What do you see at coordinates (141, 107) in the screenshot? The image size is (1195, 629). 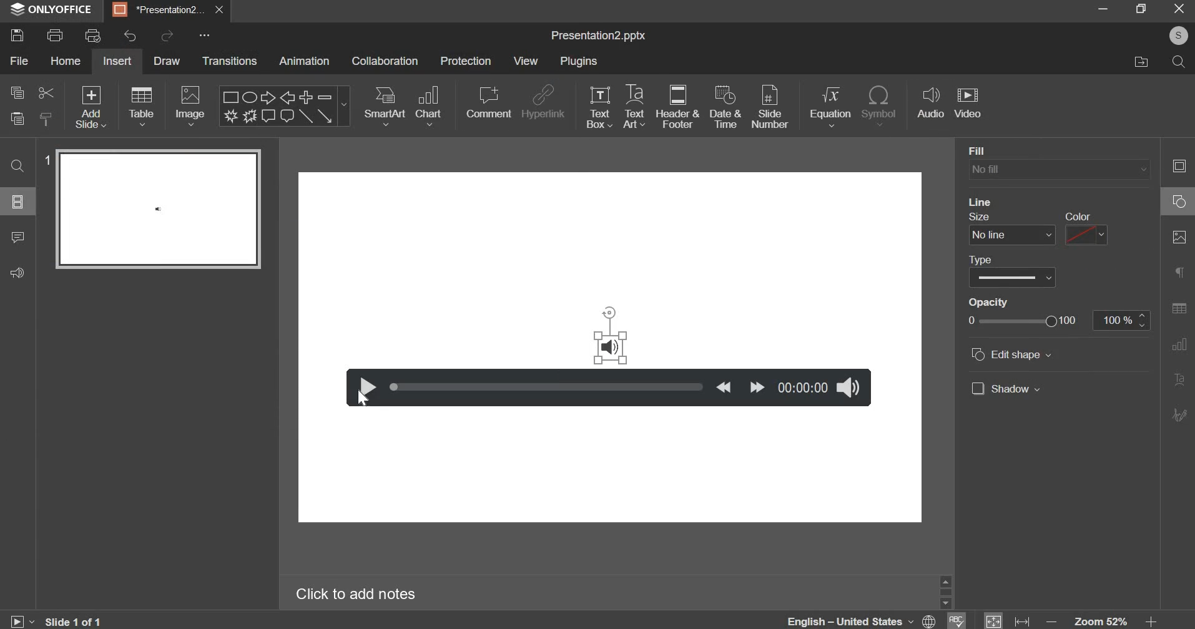 I see `table` at bounding box center [141, 107].